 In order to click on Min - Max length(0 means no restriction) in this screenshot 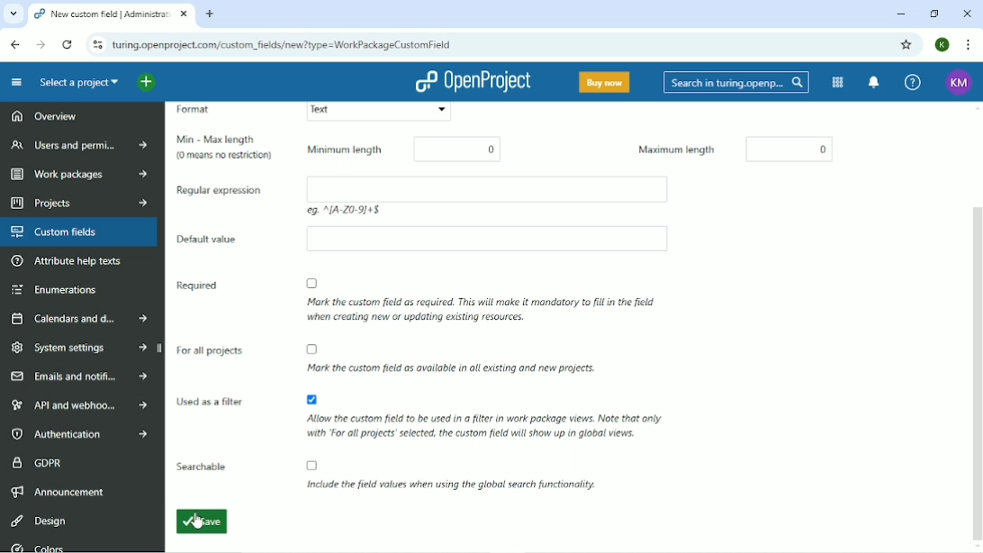, I will do `click(227, 148)`.